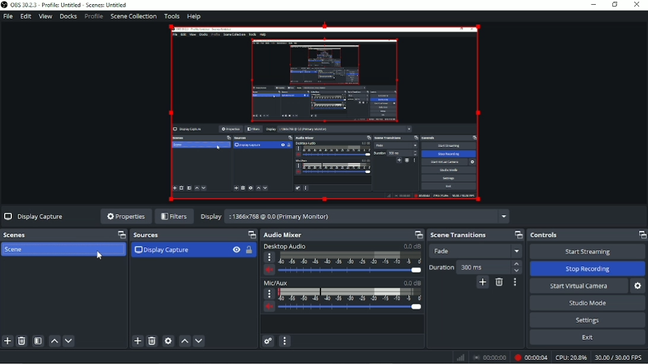 The image size is (648, 364). I want to click on Help, so click(195, 17).